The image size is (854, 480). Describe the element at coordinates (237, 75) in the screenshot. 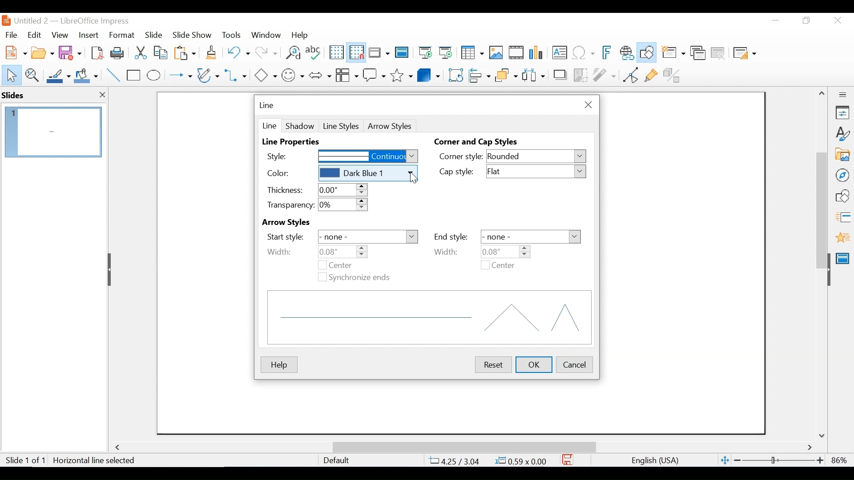

I see `Connectors` at that location.